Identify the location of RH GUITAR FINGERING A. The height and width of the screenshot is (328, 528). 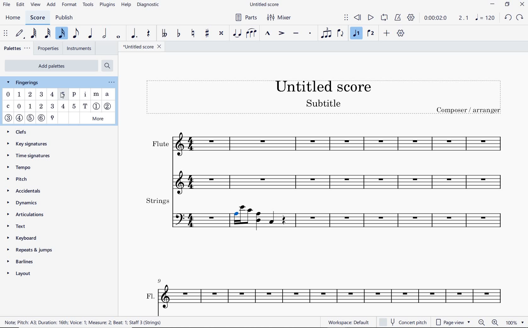
(107, 94).